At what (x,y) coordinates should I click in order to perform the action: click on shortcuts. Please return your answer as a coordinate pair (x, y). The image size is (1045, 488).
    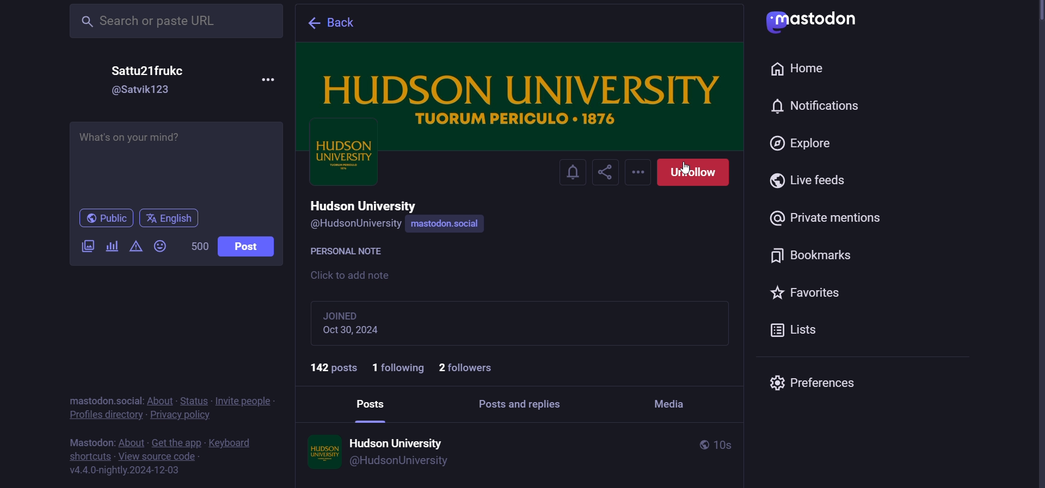
    Looking at the image, I should click on (89, 455).